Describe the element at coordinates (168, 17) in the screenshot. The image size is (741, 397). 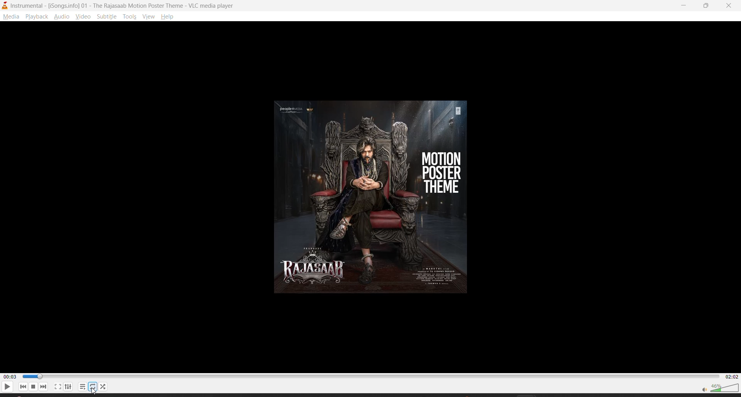
I see `help` at that location.